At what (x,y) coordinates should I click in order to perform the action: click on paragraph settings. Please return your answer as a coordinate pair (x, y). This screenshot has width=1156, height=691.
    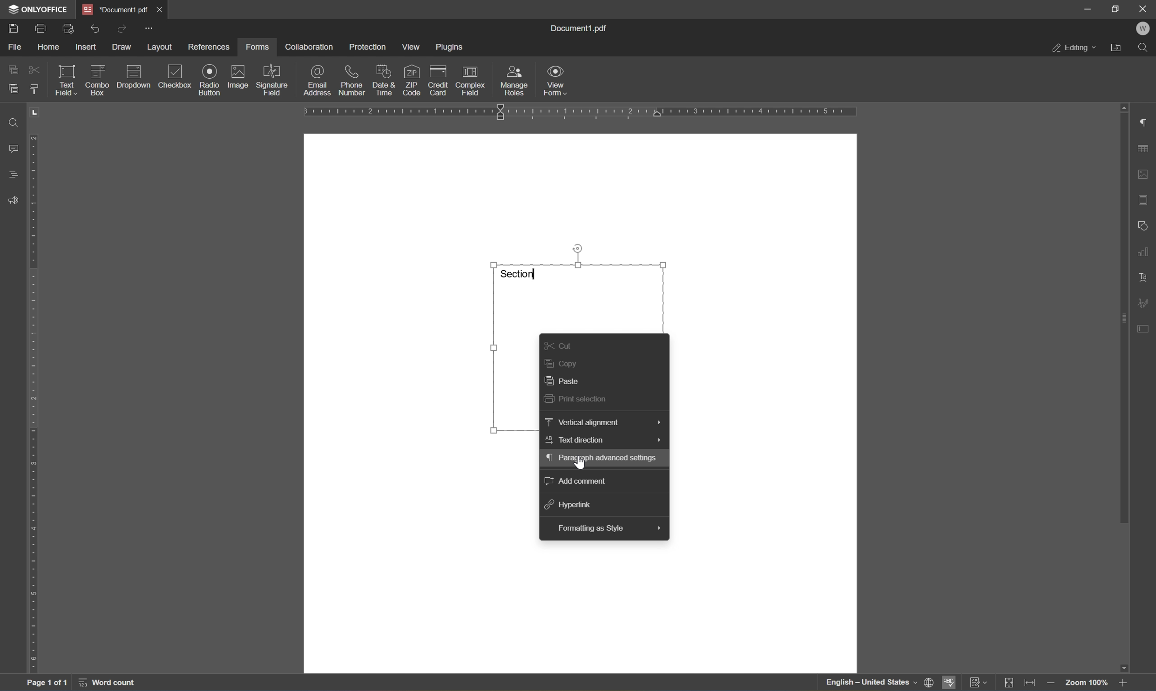
    Looking at the image, I should click on (1146, 123).